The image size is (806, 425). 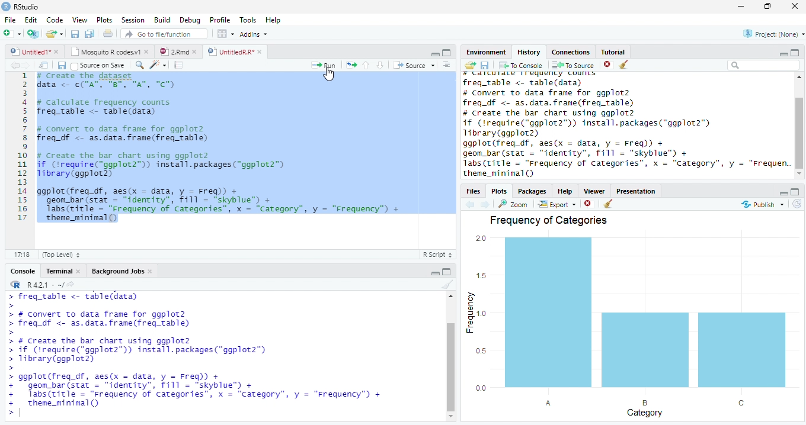 I want to click on To source, so click(x=574, y=65).